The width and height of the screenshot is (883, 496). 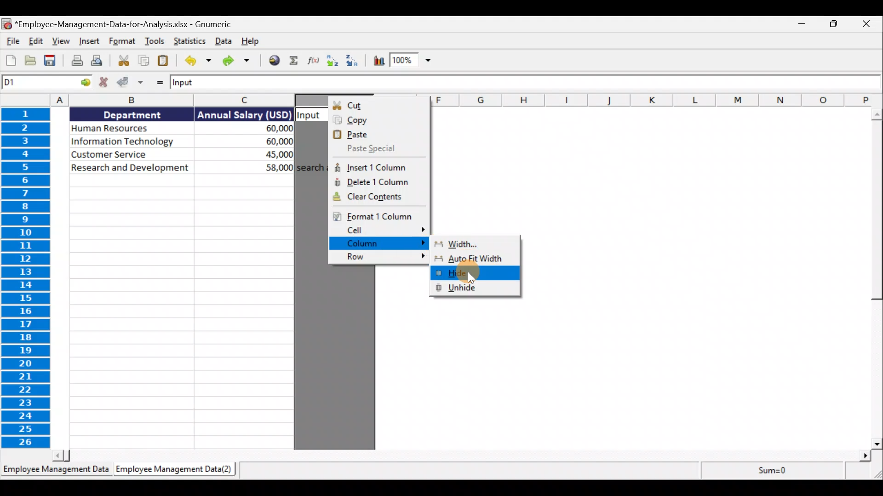 What do you see at coordinates (120, 23) in the screenshot?
I see `Document name` at bounding box center [120, 23].